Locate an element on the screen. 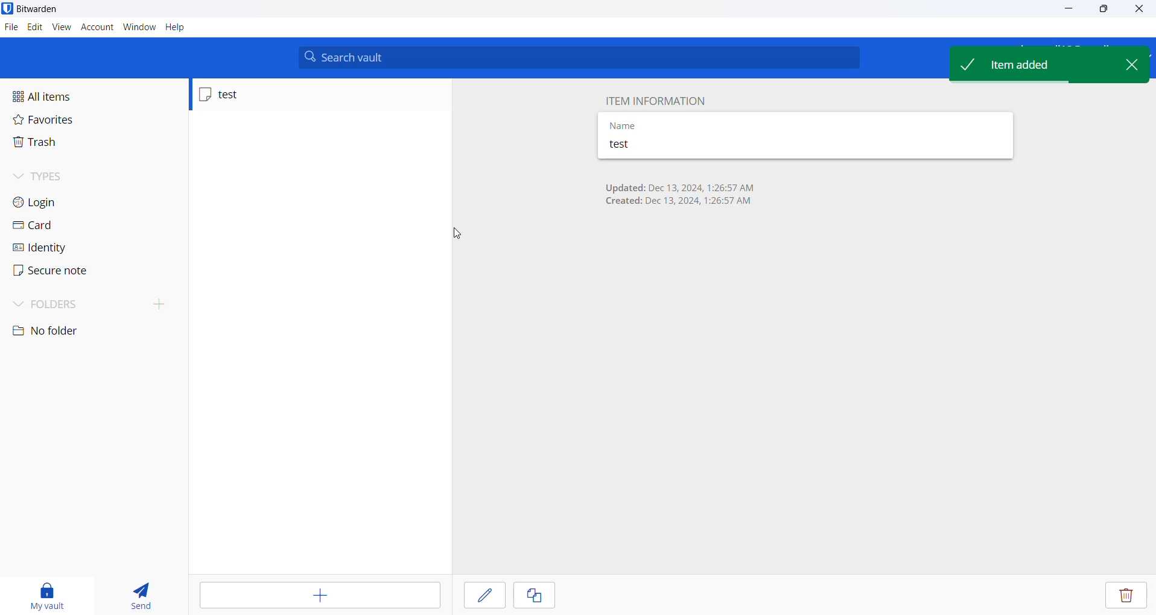 This screenshot has height=615, width=1156. types is located at coordinates (57, 176).